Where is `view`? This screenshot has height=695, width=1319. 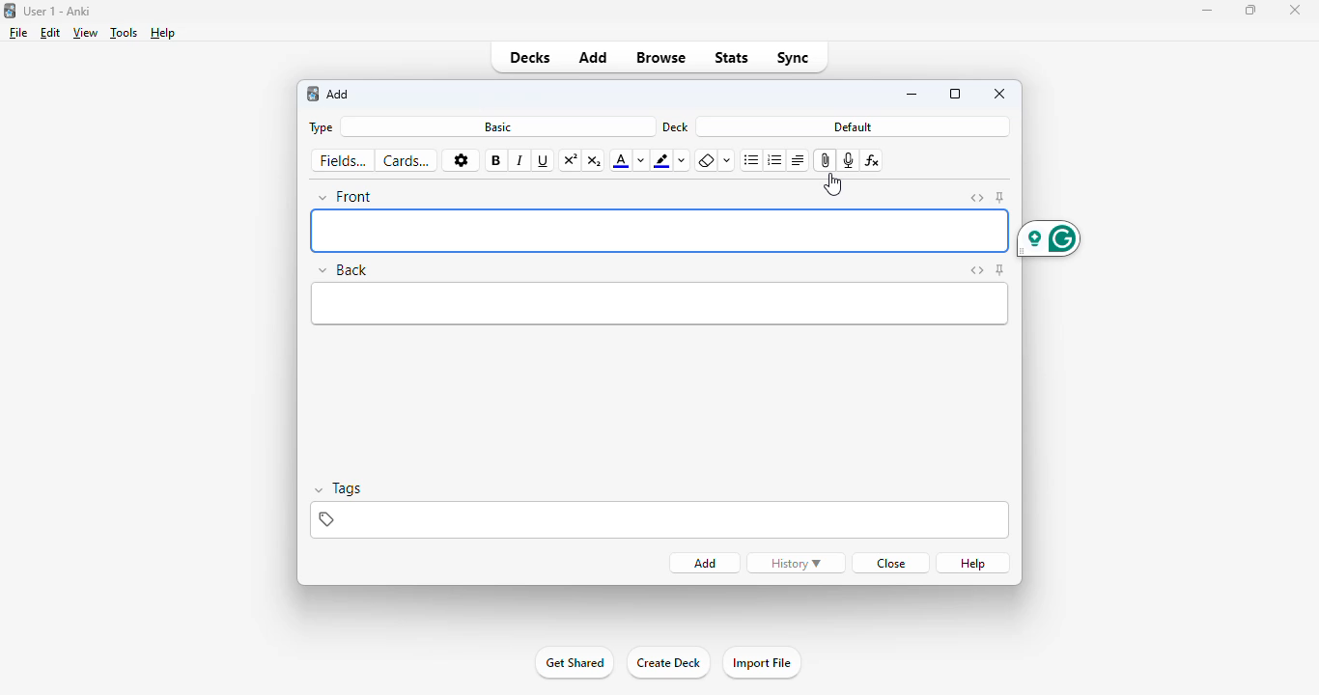 view is located at coordinates (86, 33).